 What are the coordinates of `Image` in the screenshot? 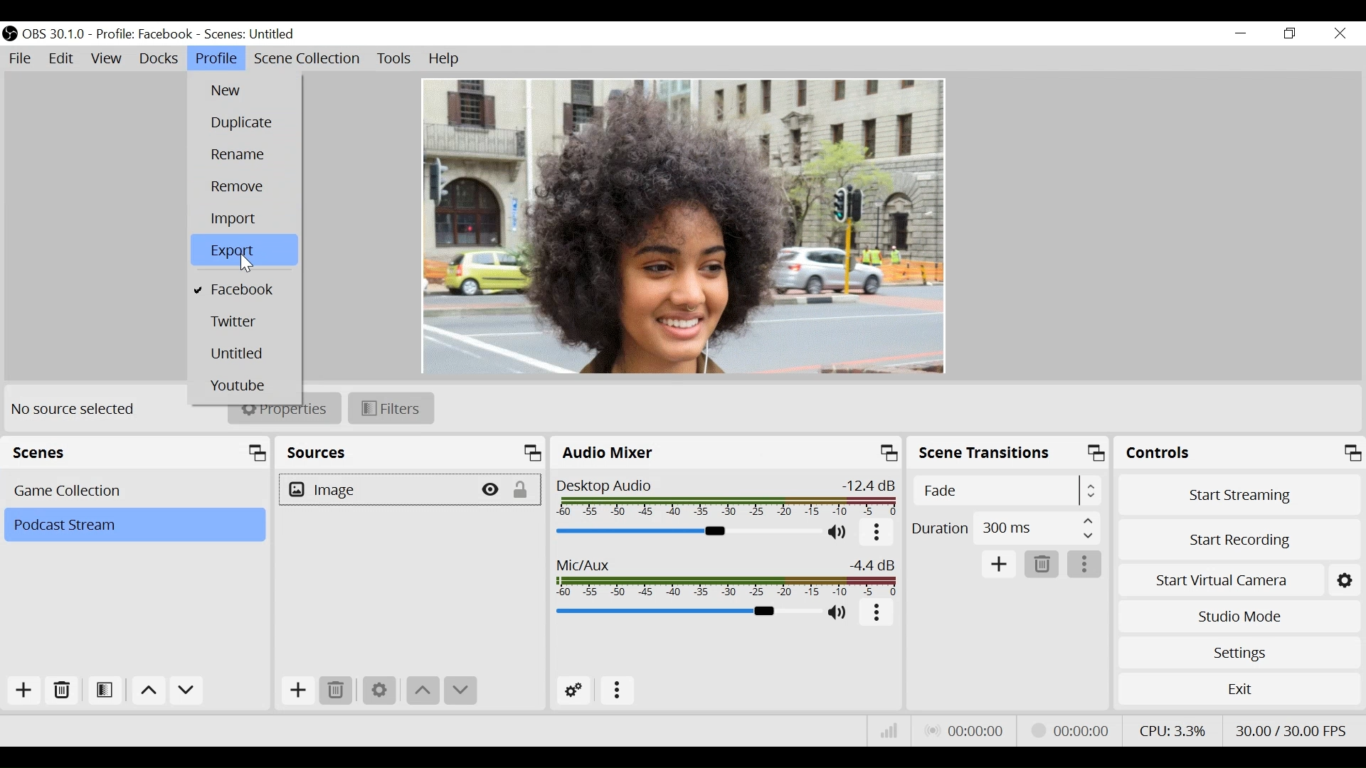 It's located at (377, 491).